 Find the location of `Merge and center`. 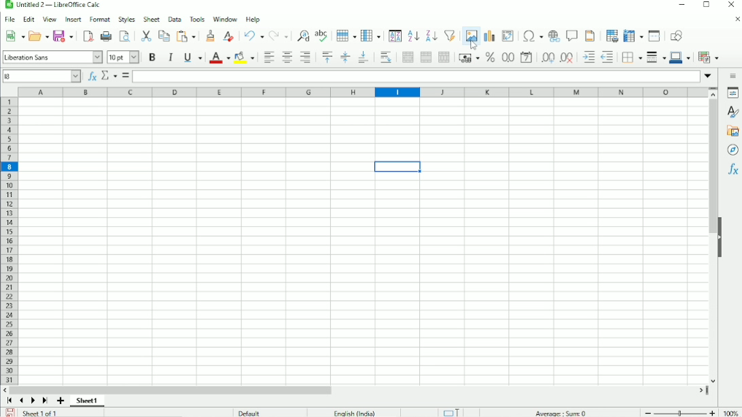

Merge and center is located at coordinates (408, 57).